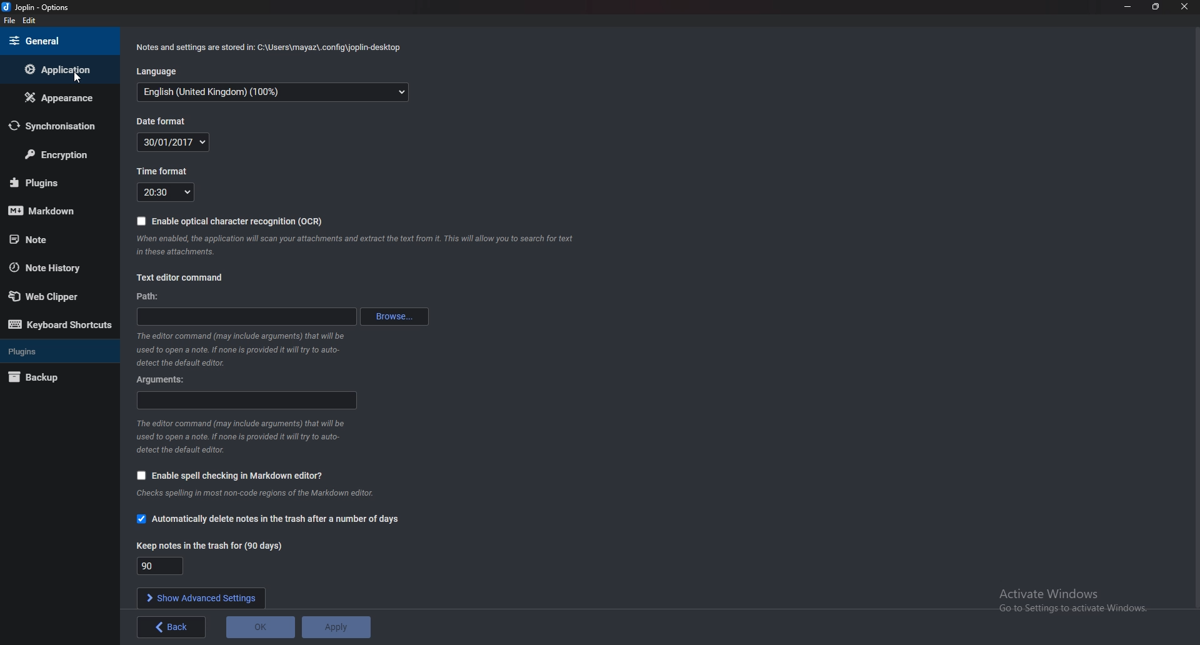  Describe the element at coordinates (211, 545) in the screenshot. I see `Keep notes in the trash for` at that location.